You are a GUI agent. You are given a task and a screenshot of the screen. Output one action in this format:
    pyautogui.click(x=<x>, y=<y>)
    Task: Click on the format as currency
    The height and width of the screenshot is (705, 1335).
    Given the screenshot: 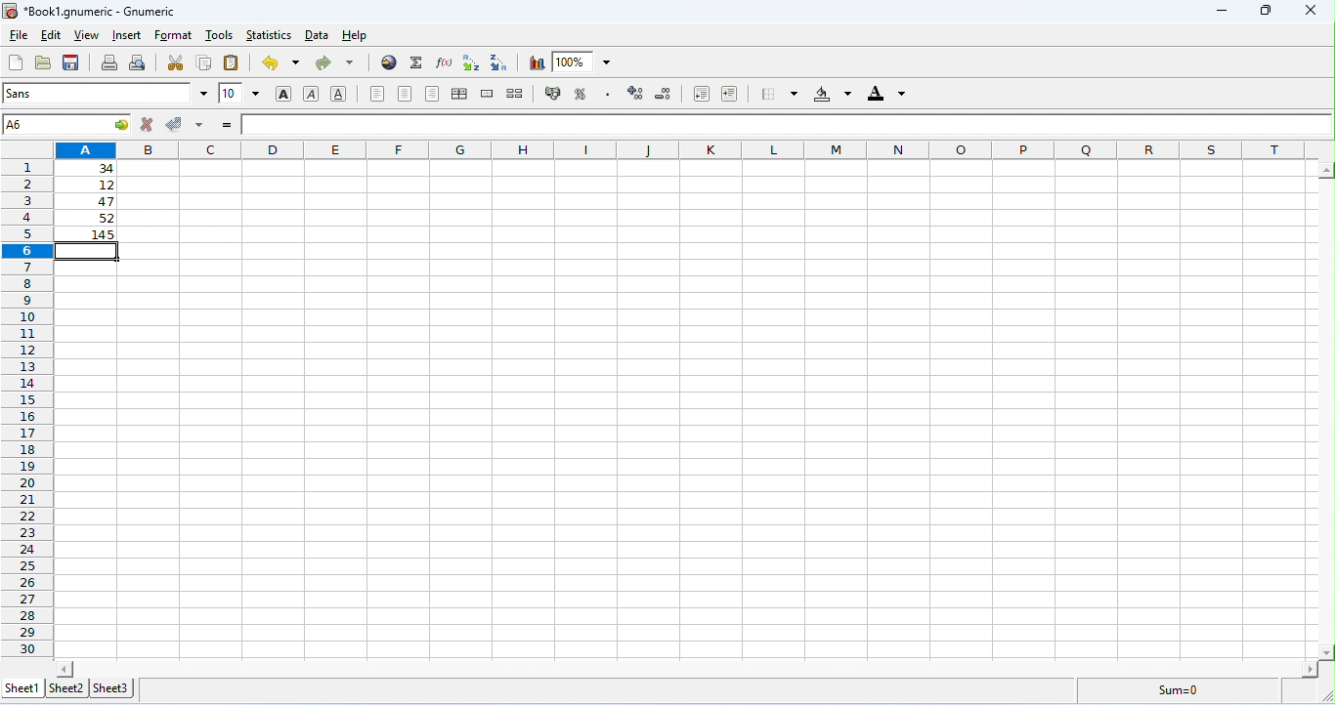 What is the action you would take?
    pyautogui.click(x=554, y=92)
    